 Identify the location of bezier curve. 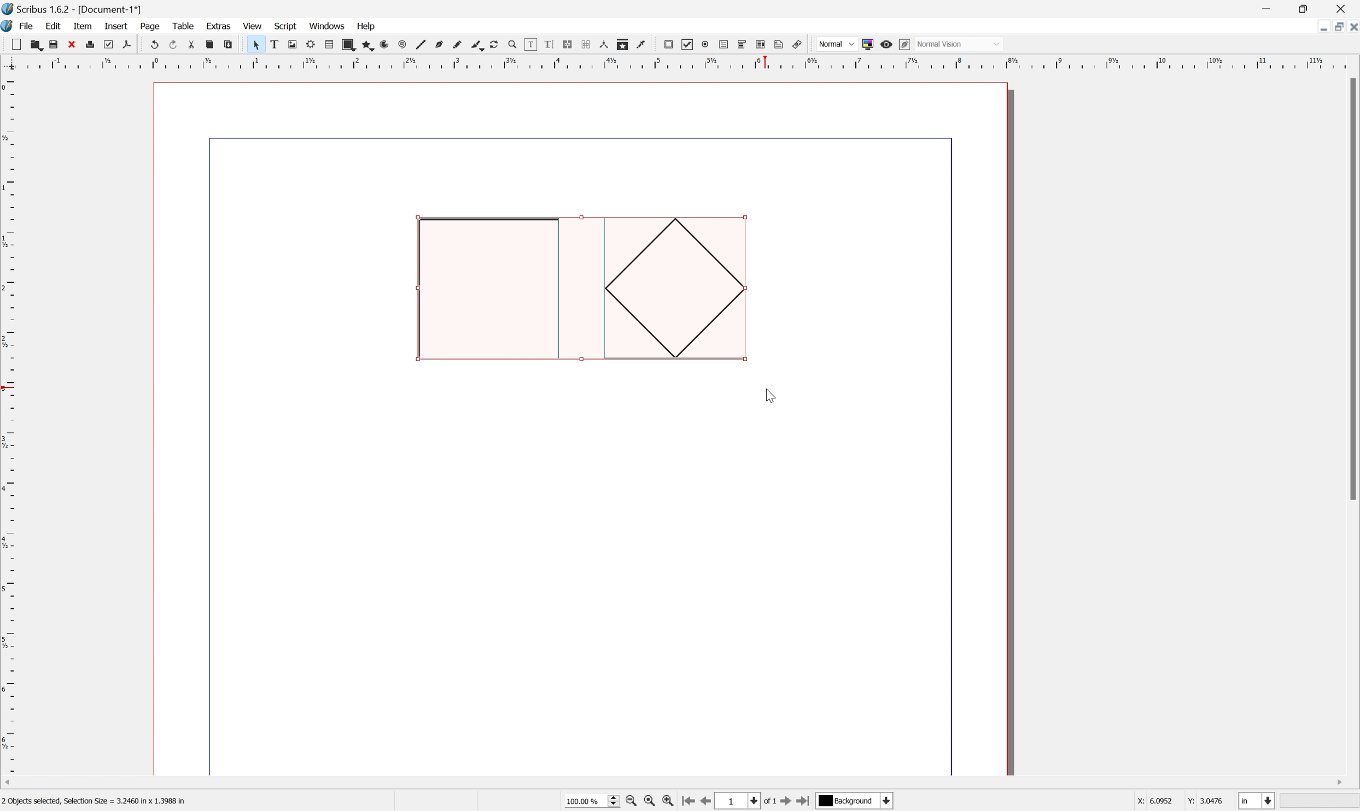
(437, 45).